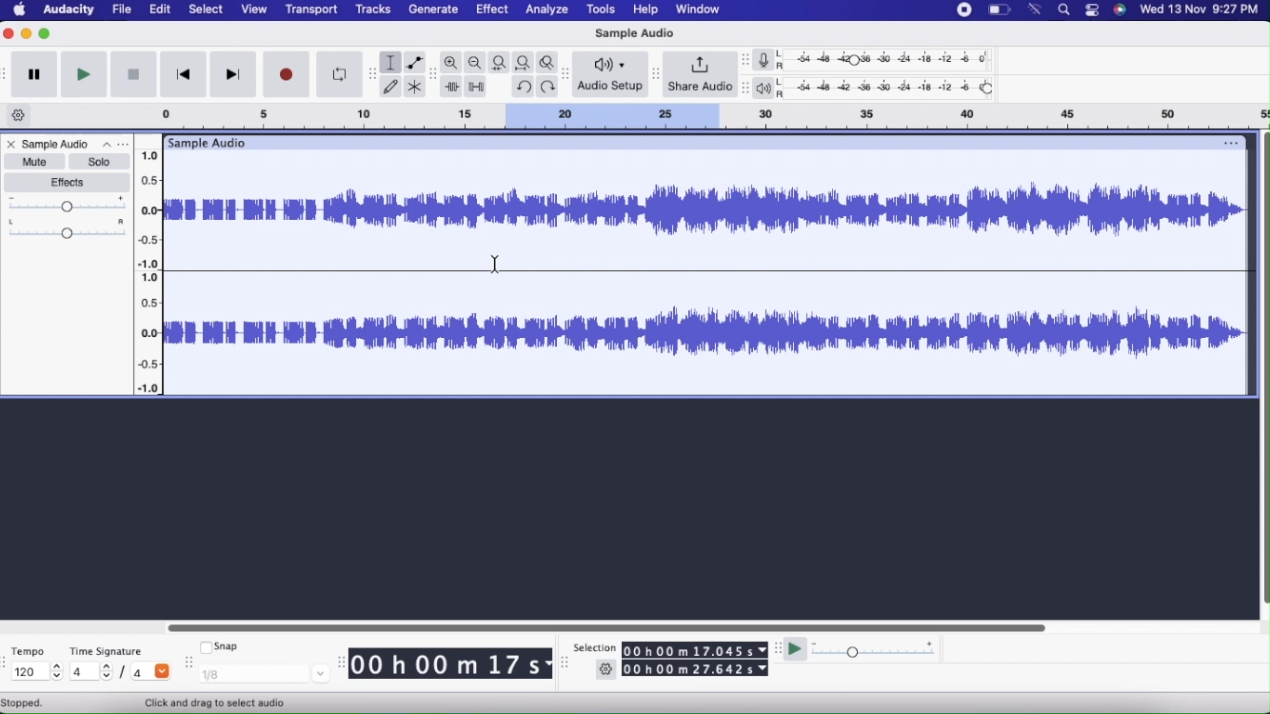 This screenshot has height=714, width=1270. What do you see at coordinates (892, 62) in the screenshot?
I see `Recording level` at bounding box center [892, 62].